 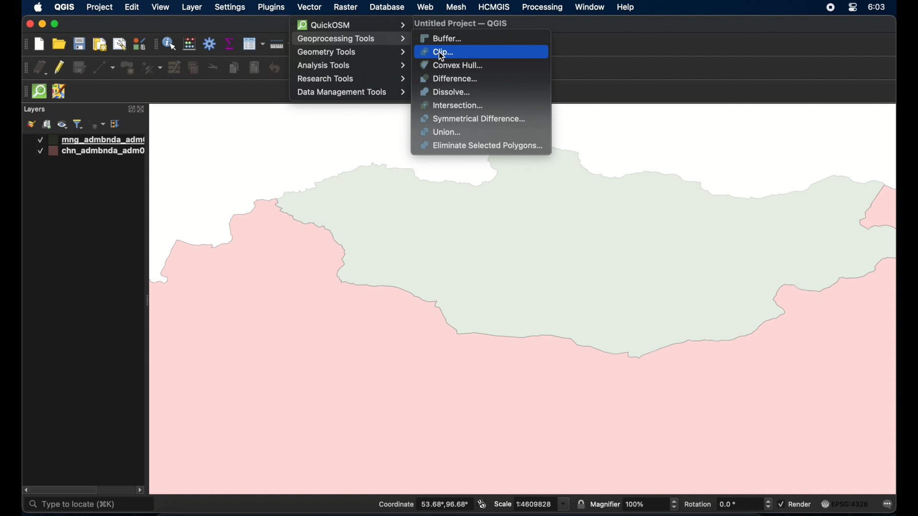 I want to click on scroll left arrow, so click(x=24, y=490).